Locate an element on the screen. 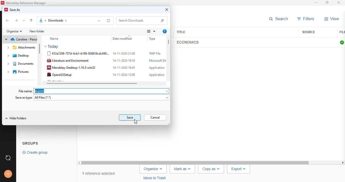 This screenshot has width=345, height=182. save is located at coordinates (130, 118).